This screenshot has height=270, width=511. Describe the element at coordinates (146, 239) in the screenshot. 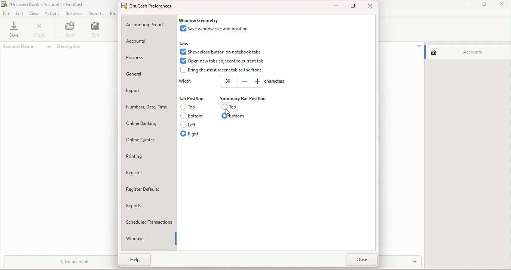

I see `Windows` at that location.